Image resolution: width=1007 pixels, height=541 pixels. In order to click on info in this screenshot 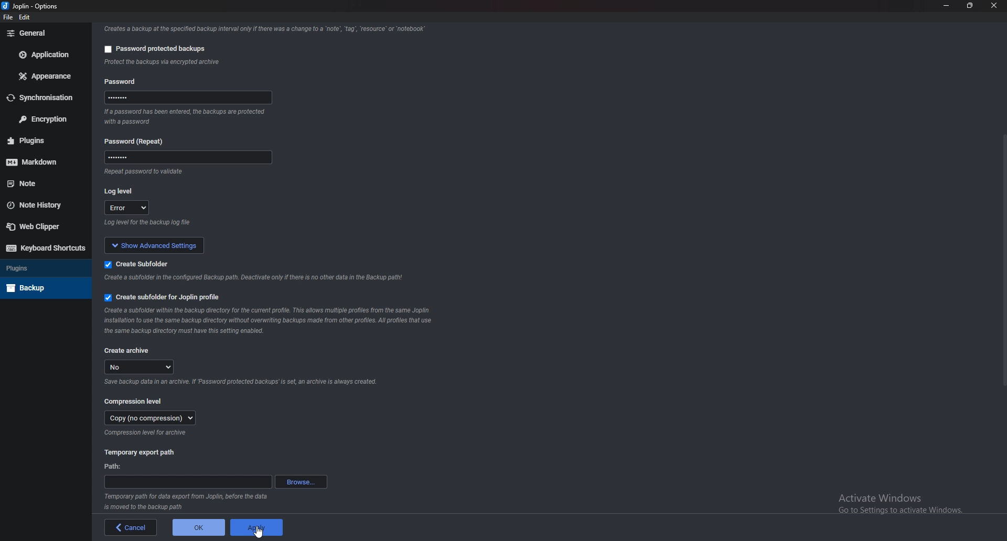, I will do `click(215, 63)`.